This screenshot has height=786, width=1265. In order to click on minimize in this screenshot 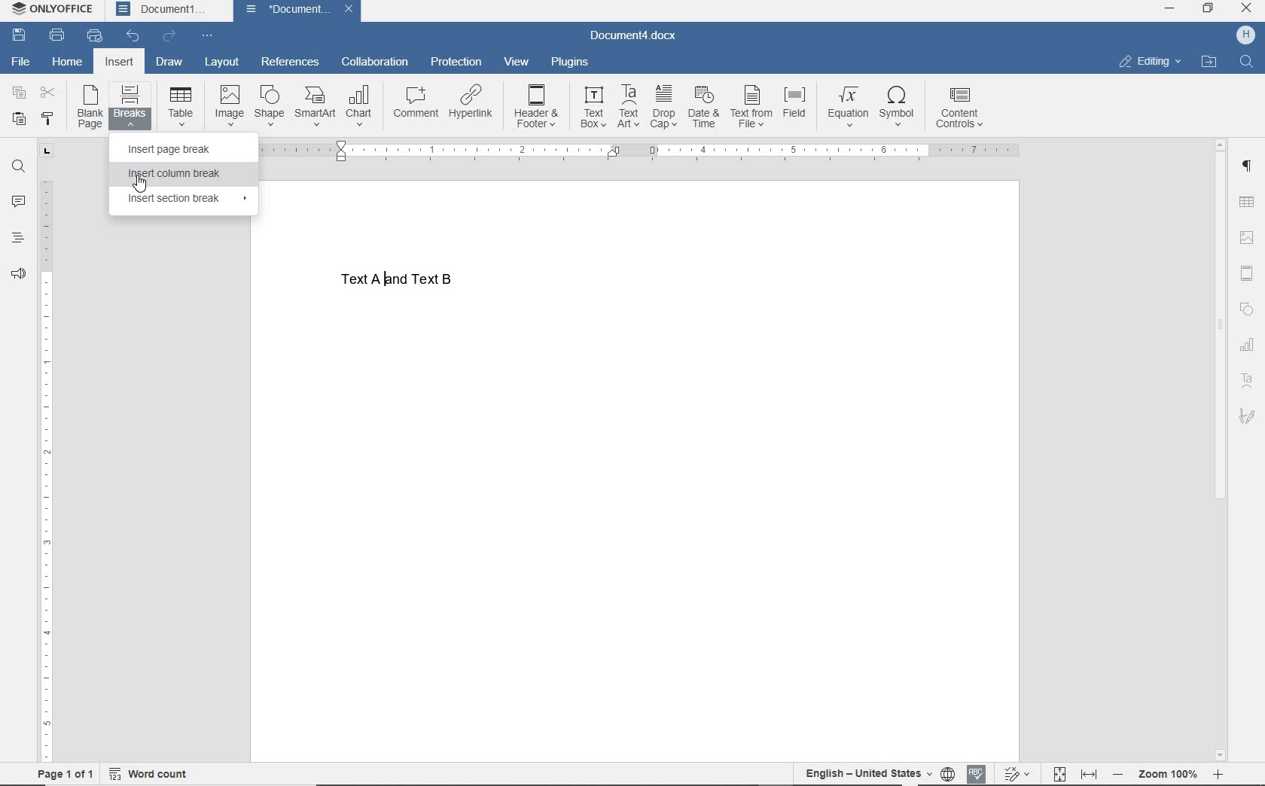, I will do `click(1169, 10)`.